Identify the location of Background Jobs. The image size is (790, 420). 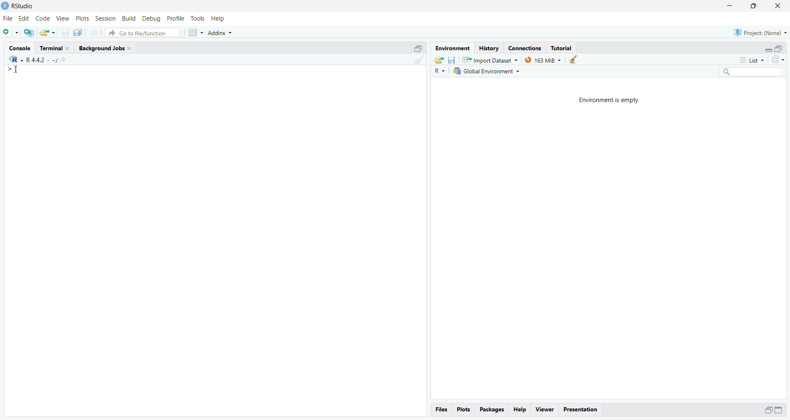
(101, 48).